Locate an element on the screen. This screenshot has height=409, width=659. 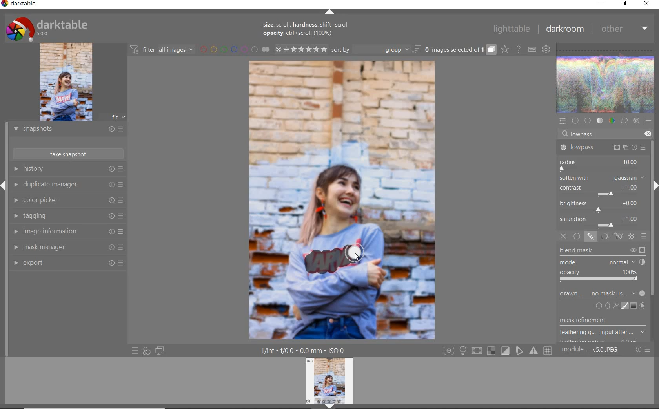
off is located at coordinates (564, 237).